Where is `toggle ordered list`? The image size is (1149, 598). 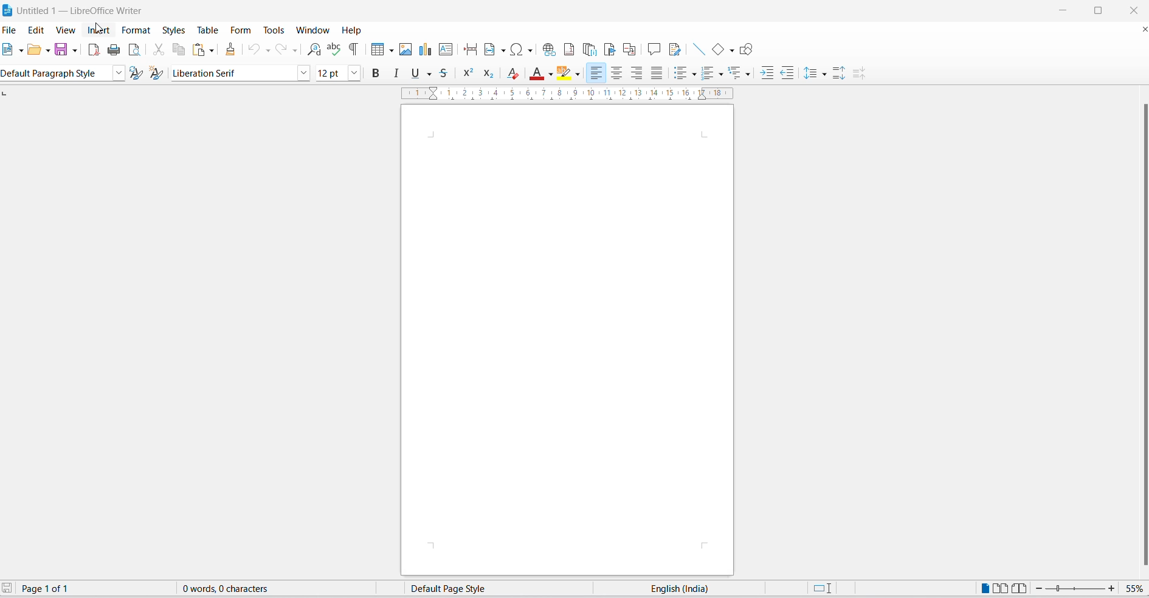 toggle ordered list is located at coordinates (709, 72).